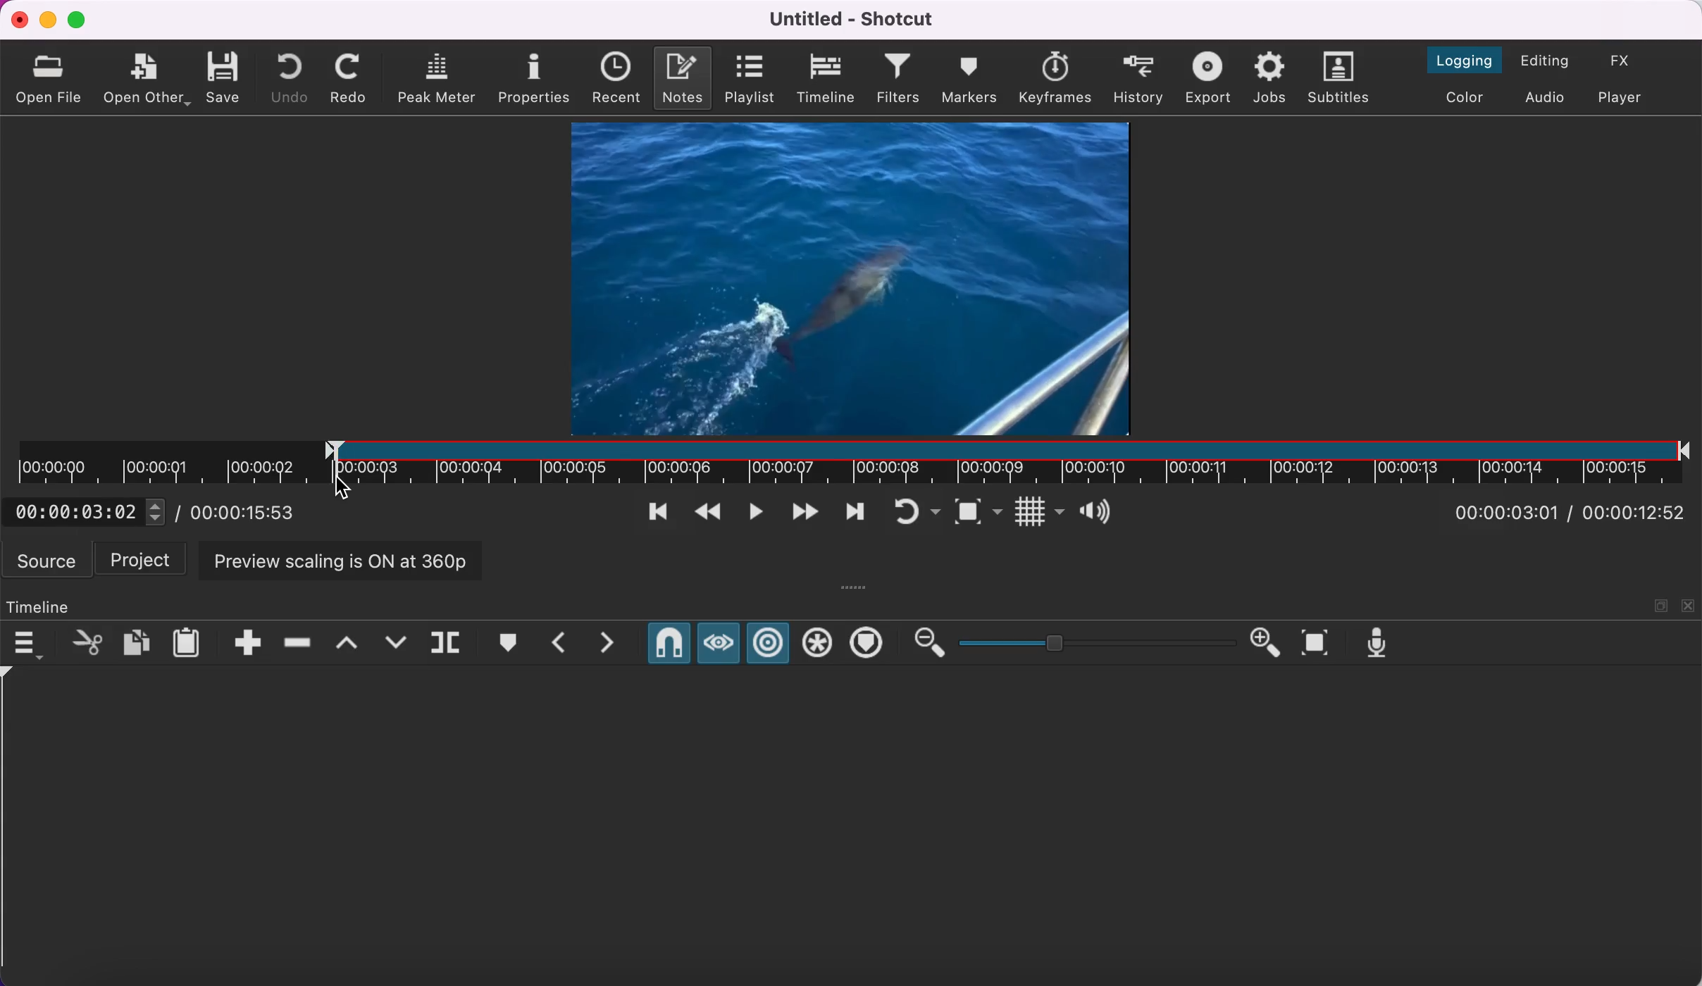 The height and width of the screenshot is (986, 1702). I want to click on , so click(1038, 512).